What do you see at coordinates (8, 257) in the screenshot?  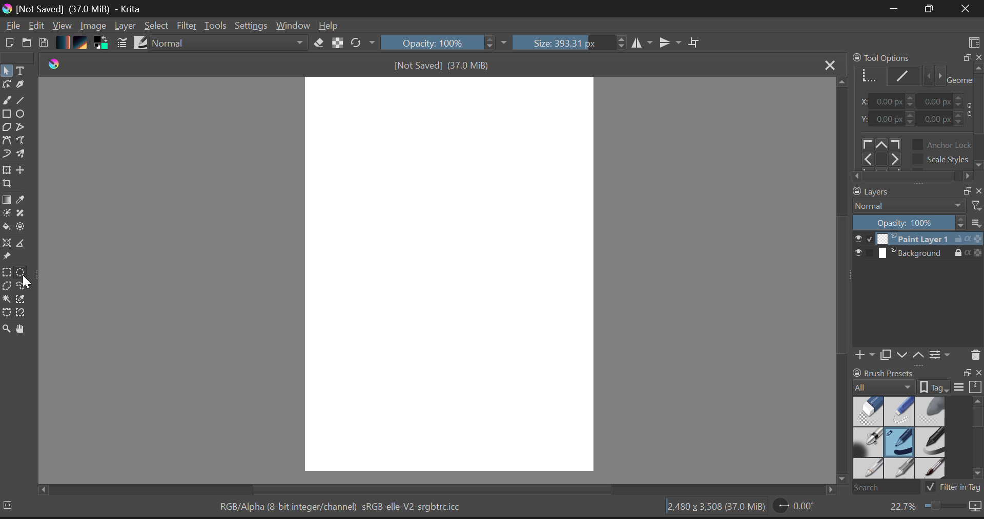 I see `Reference Images` at bounding box center [8, 257].